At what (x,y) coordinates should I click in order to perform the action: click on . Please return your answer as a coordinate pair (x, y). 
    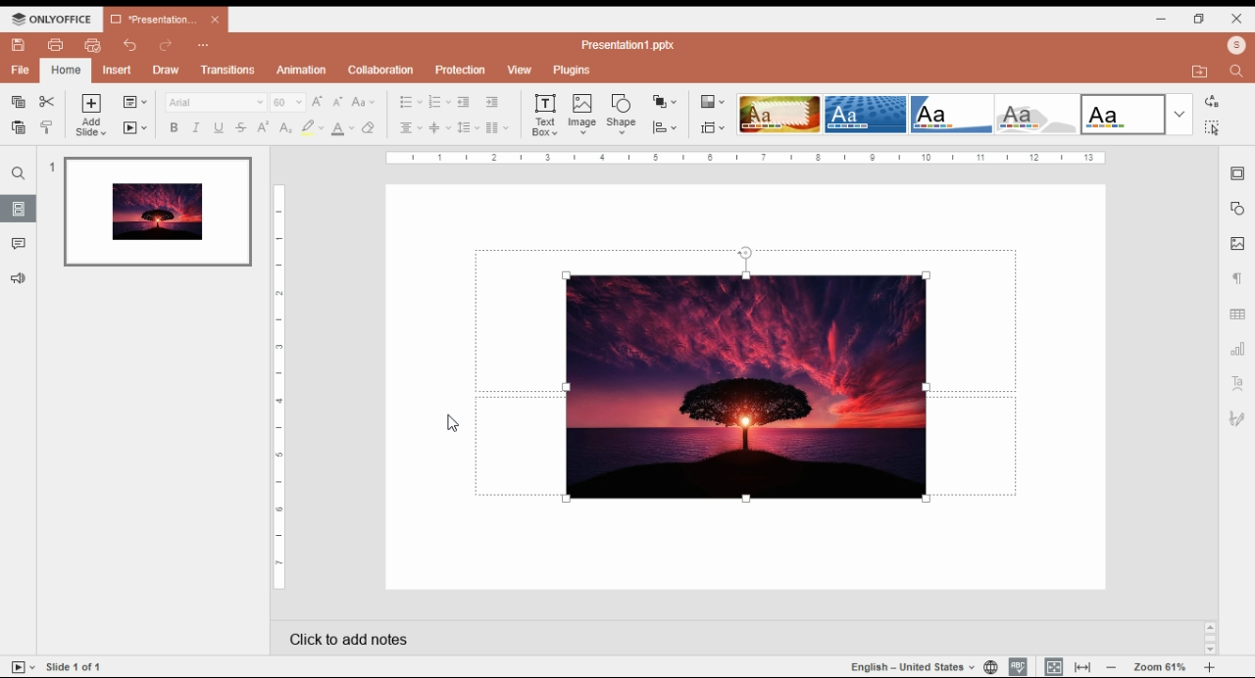
    Looking at the image, I should click on (1236, 418).